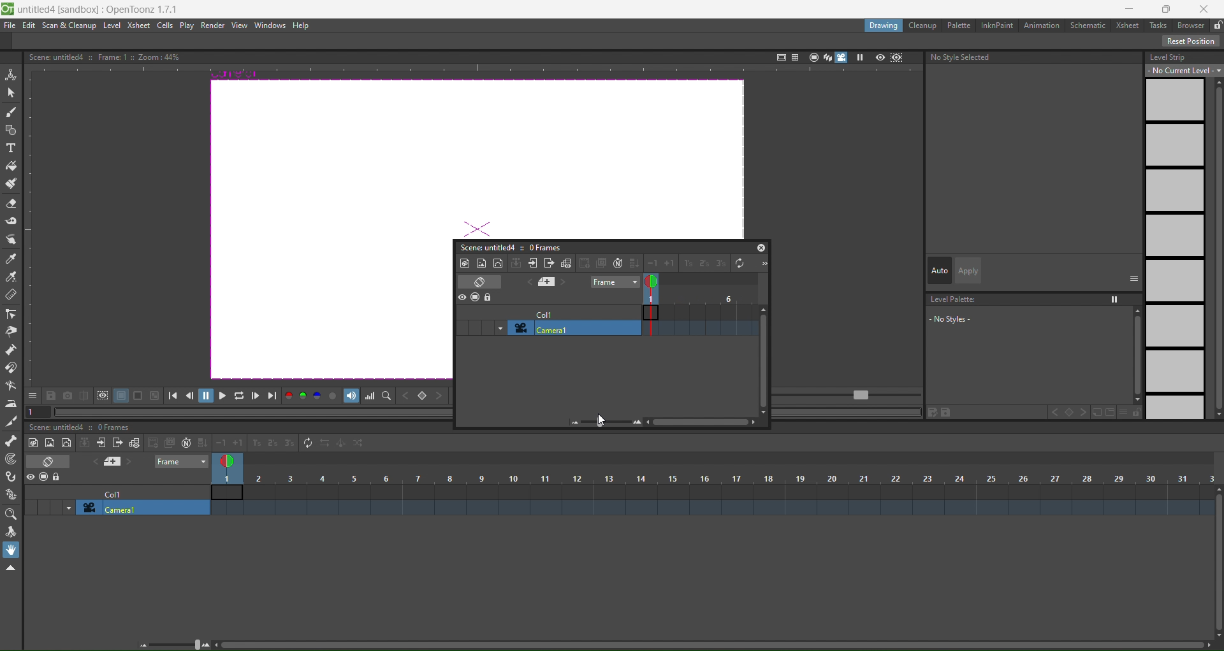 This screenshot has height=651, width=1224. I want to click on increase step, so click(686, 264).